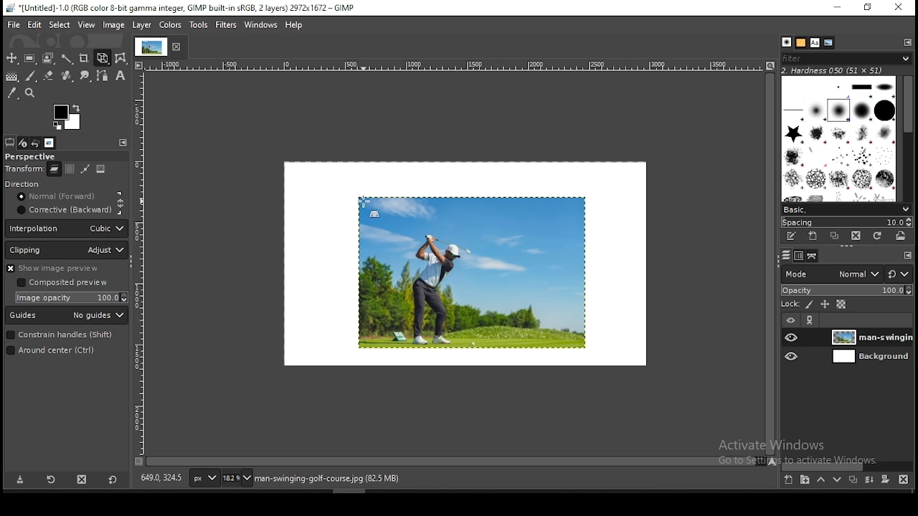  I want to click on windows, so click(259, 25).